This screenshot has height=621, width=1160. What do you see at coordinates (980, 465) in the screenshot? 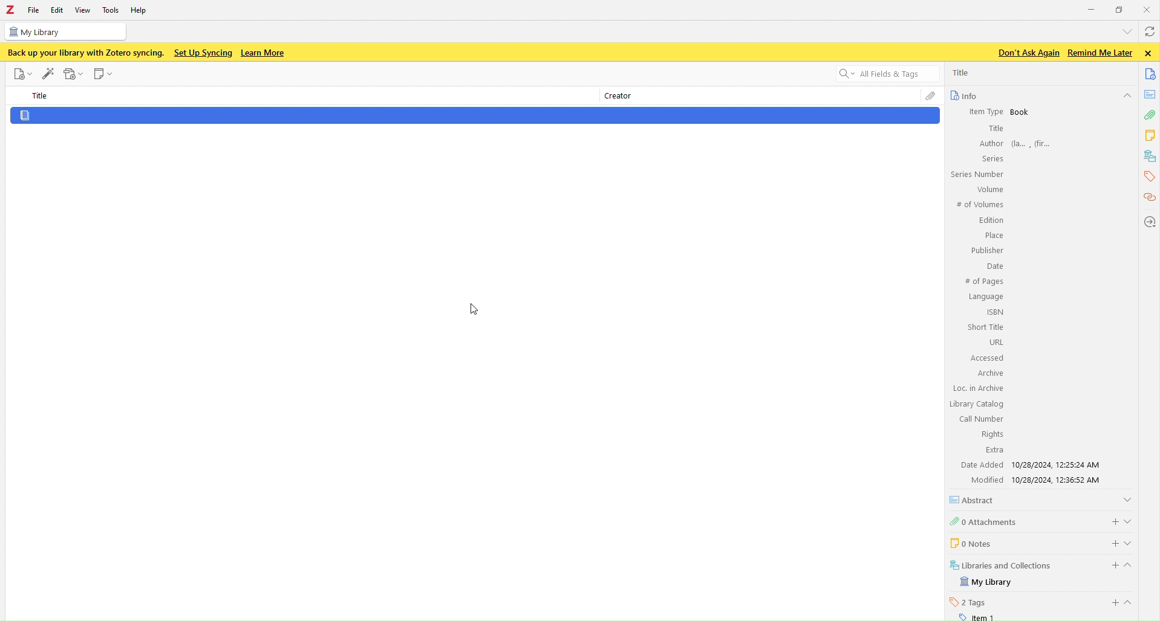
I see `Date Added` at bounding box center [980, 465].